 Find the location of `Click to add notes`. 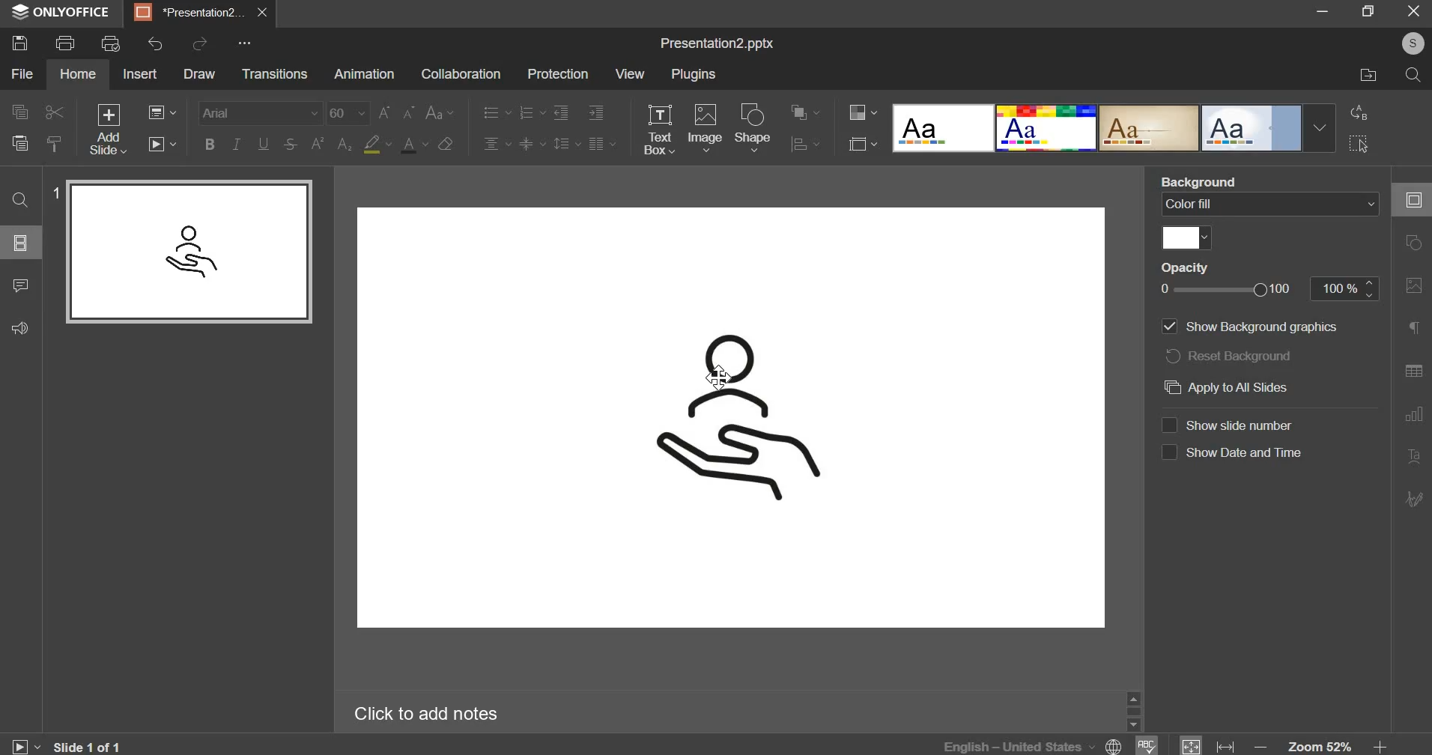

Click to add notes is located at coordinates (424, 713).